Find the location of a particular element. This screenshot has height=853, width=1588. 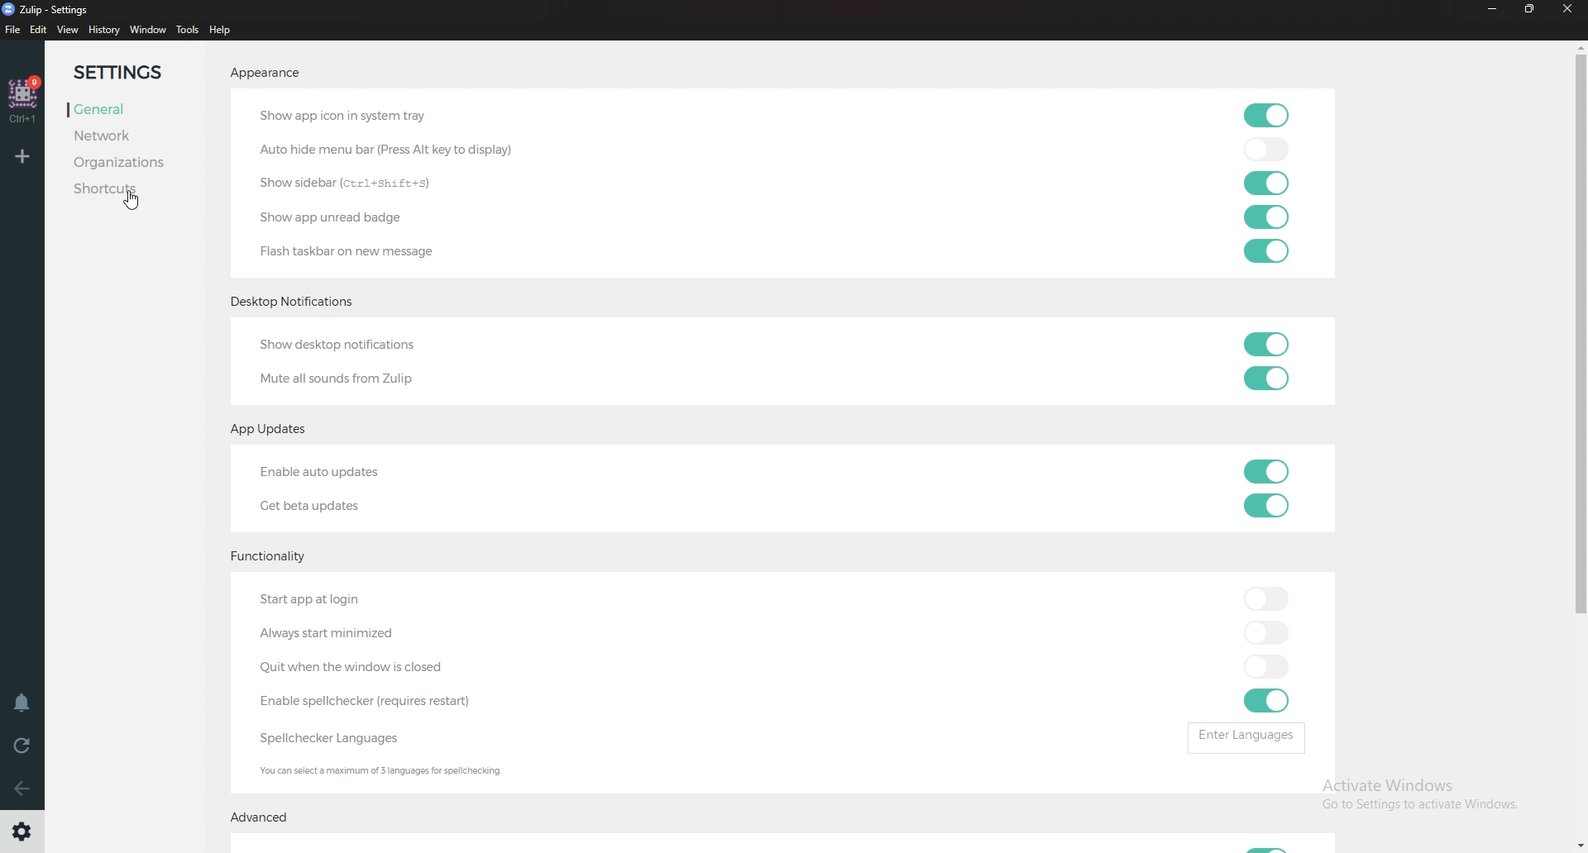

Reload is located at coordinates (18, 747).